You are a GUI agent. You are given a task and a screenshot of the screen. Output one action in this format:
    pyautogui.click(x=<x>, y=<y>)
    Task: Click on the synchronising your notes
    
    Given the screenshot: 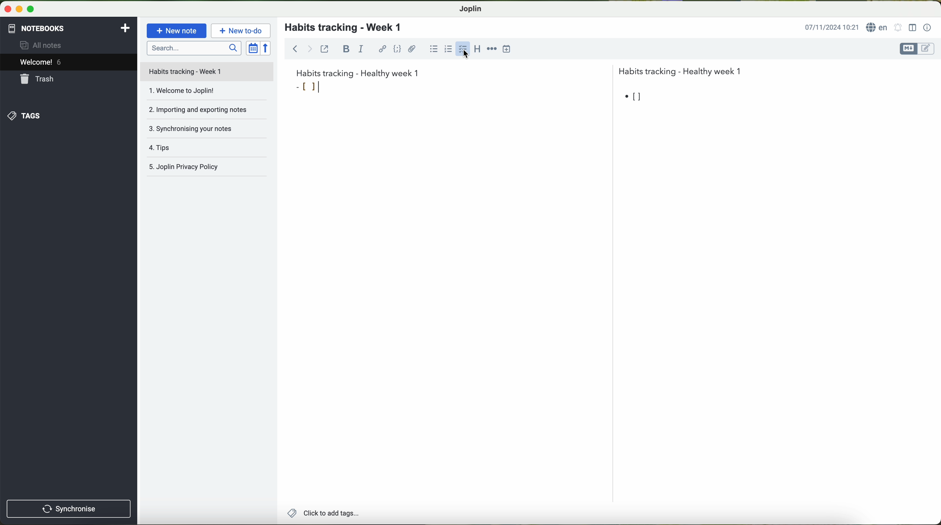 What is the action you would take?
    pyautogui.click(x=210, y=131)
    